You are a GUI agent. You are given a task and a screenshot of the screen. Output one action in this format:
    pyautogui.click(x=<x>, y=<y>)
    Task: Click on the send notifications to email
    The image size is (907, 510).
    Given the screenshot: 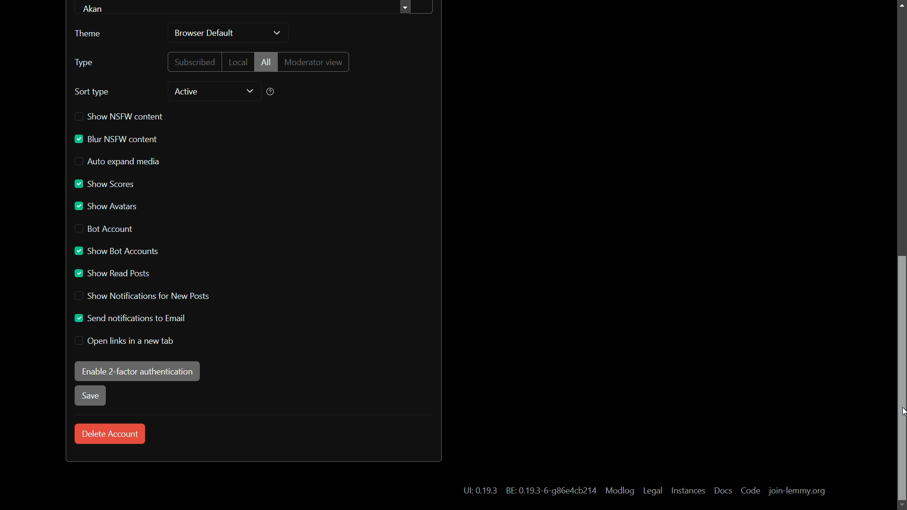 What is the action you would take?
    pyautogui.click(x=128, y=318)
    